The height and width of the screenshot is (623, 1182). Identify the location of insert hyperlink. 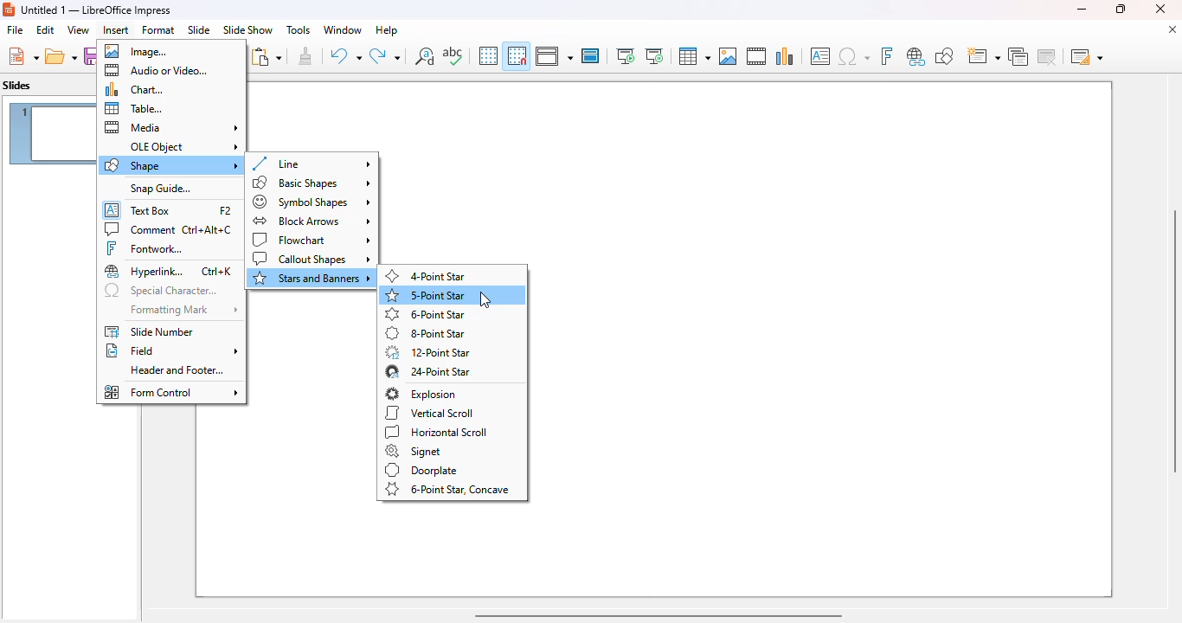
(916, 56).